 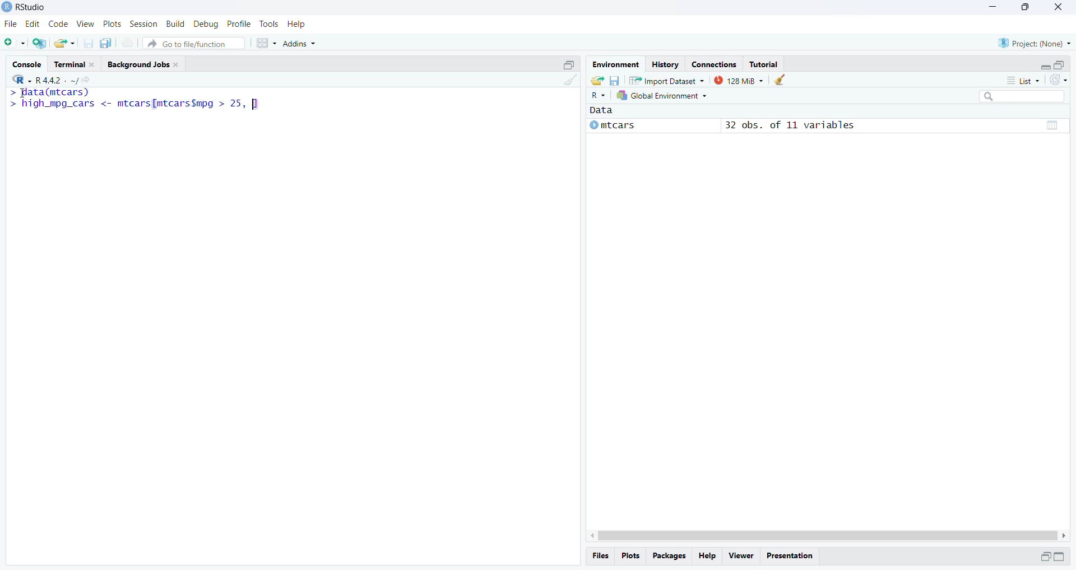 What do you see at coordinates (1022, 96) in the screenshot?
I see `search` at bounding box center [1022, 96].